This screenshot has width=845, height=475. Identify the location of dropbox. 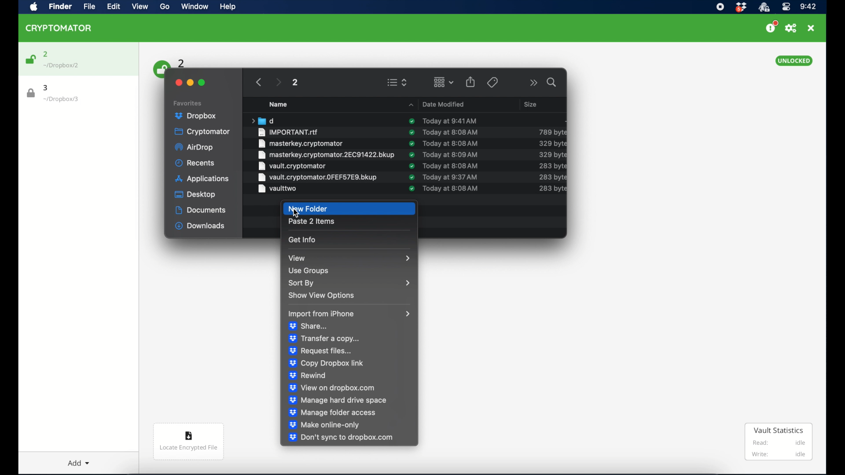
(196, 116).